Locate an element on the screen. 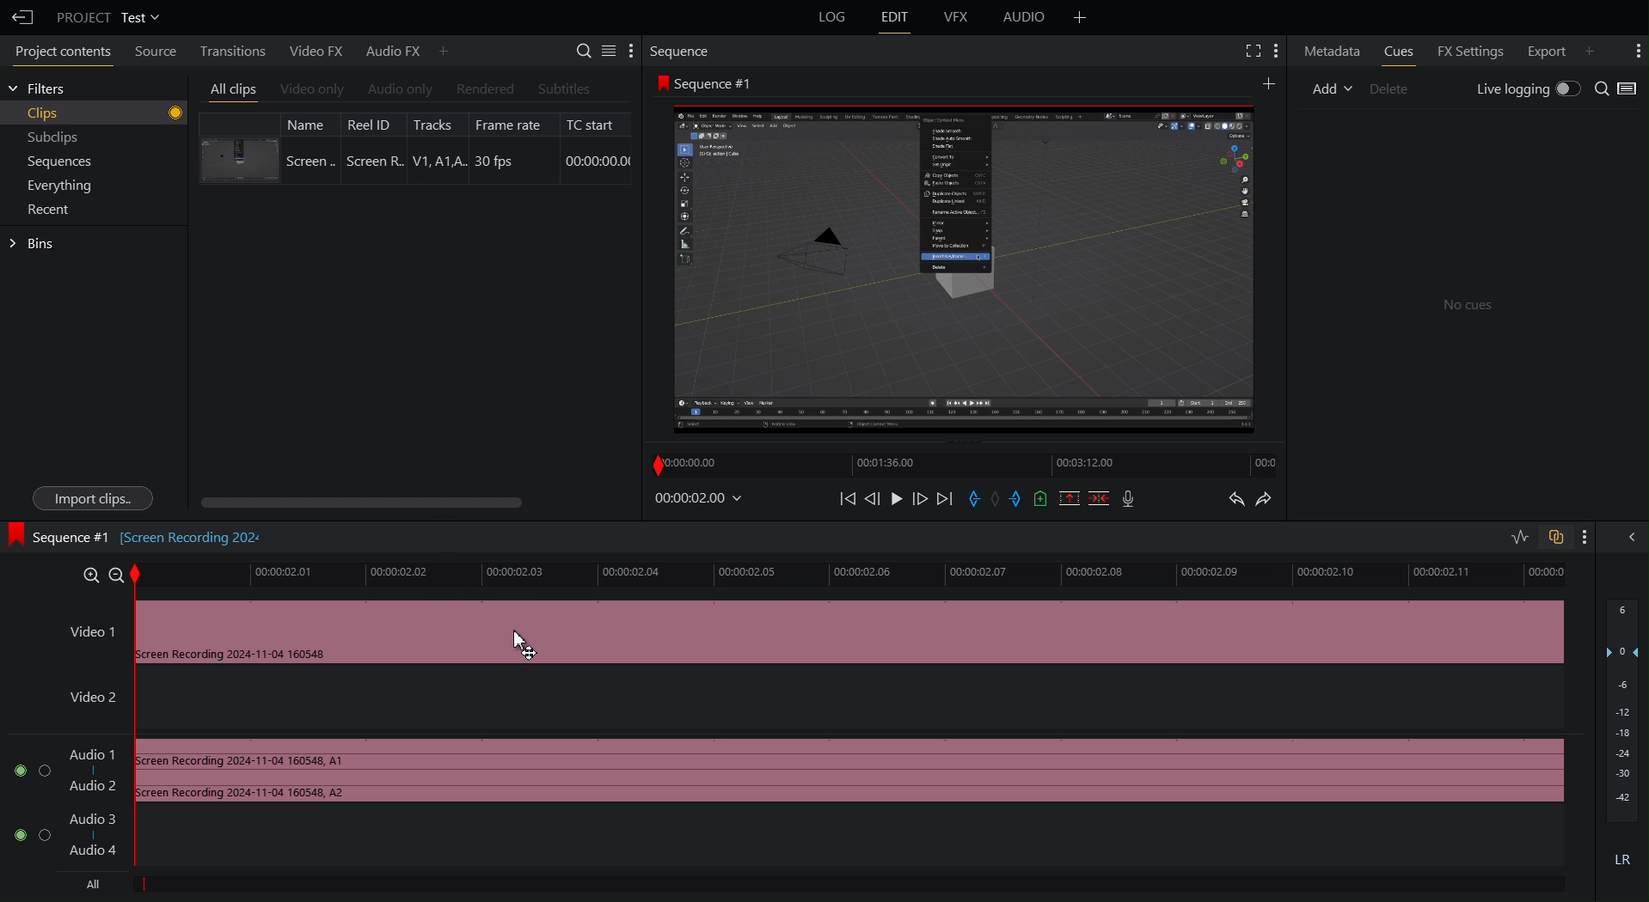 The height and width of the screenshot is (902, 1649). More is located at coordinates (1634, 51).